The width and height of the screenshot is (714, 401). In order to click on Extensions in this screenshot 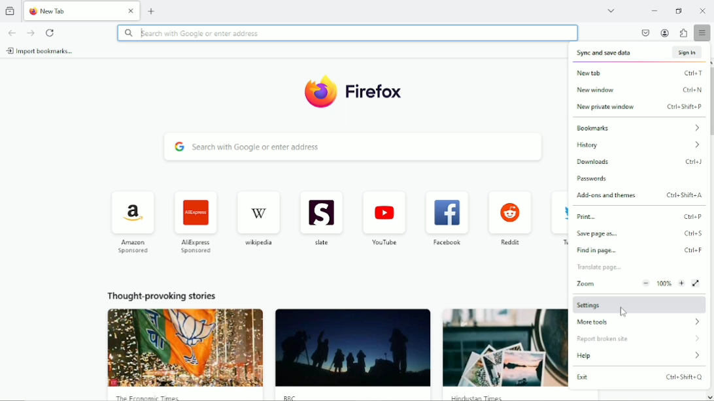, I will do `click(683, 33)`.